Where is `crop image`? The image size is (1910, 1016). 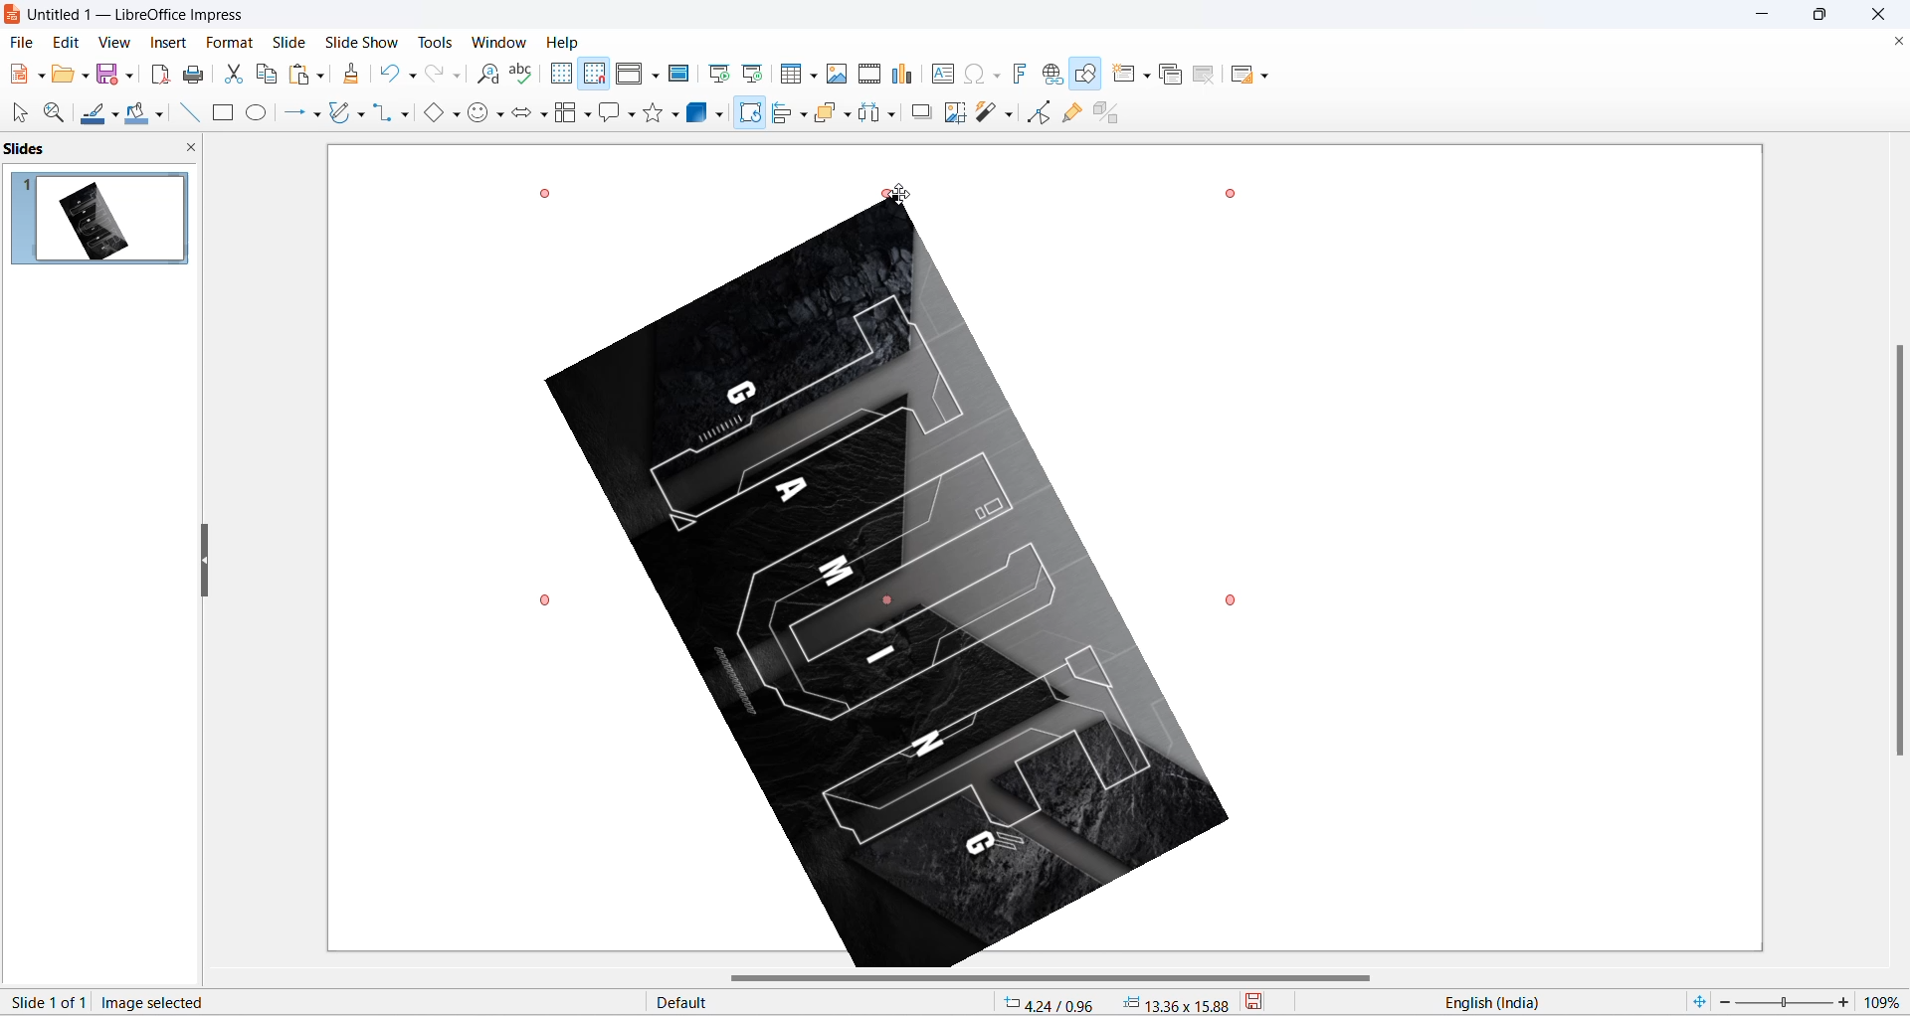
crop image is located at coordinates (953, 113).